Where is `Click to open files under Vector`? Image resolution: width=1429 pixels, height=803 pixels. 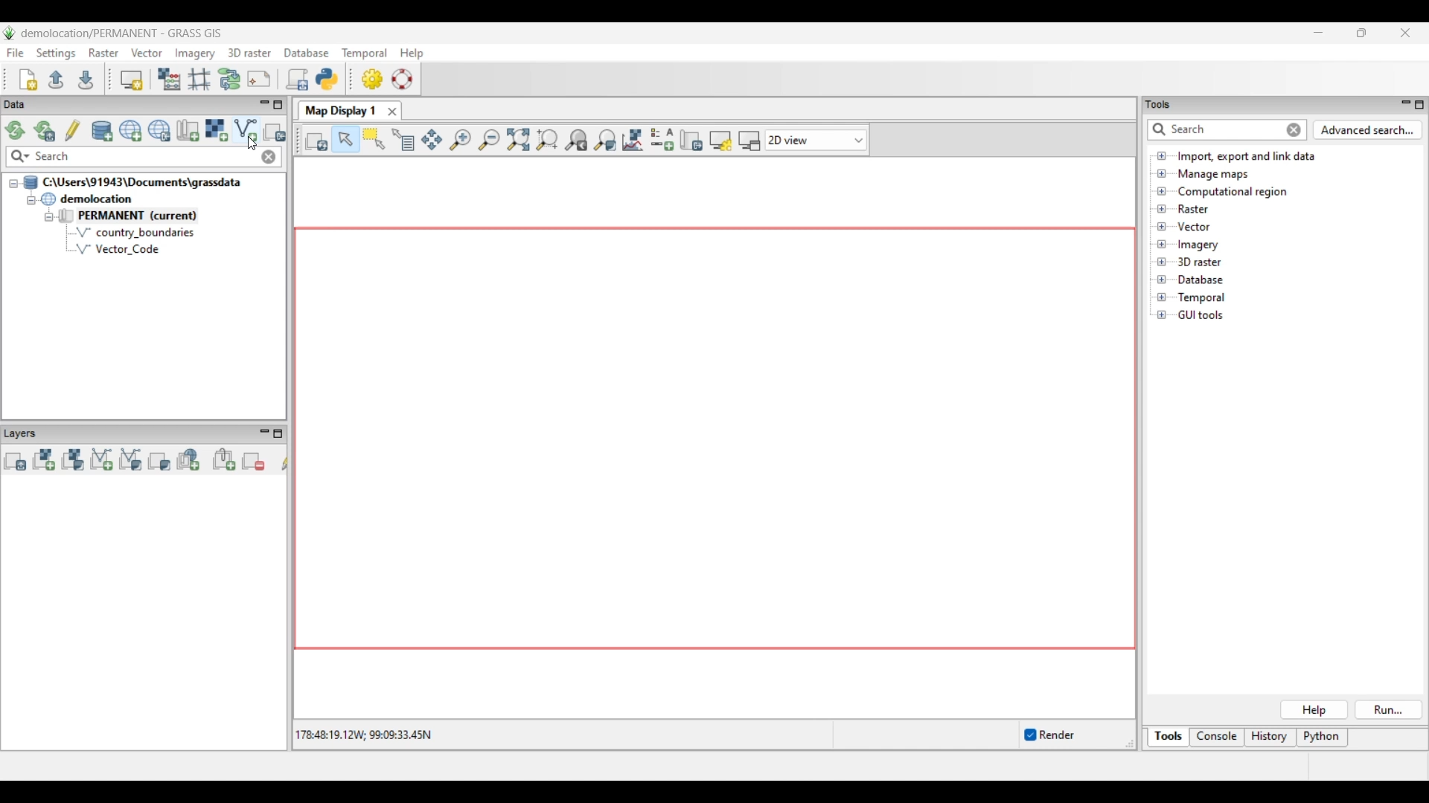
Click to open files under Vector is located at coordinates (1162, 227).